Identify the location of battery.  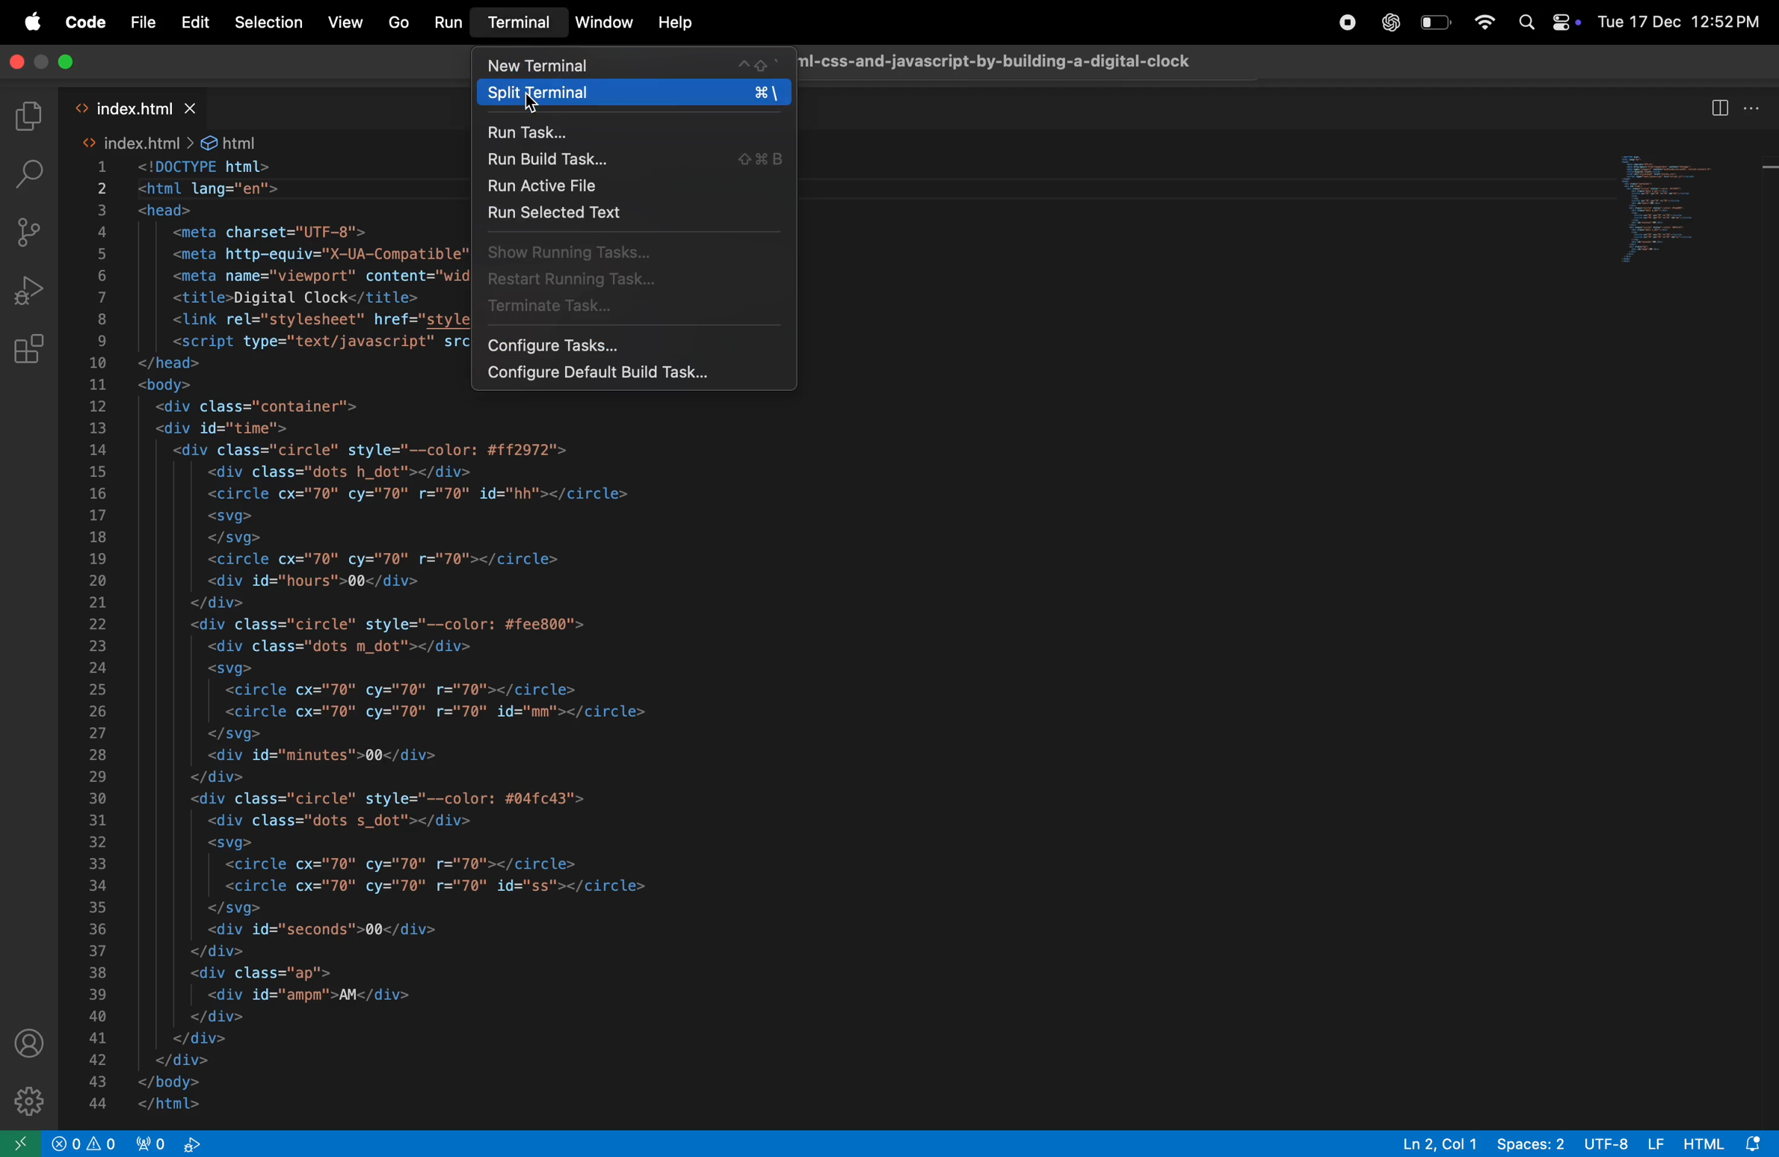
(1434, 21).